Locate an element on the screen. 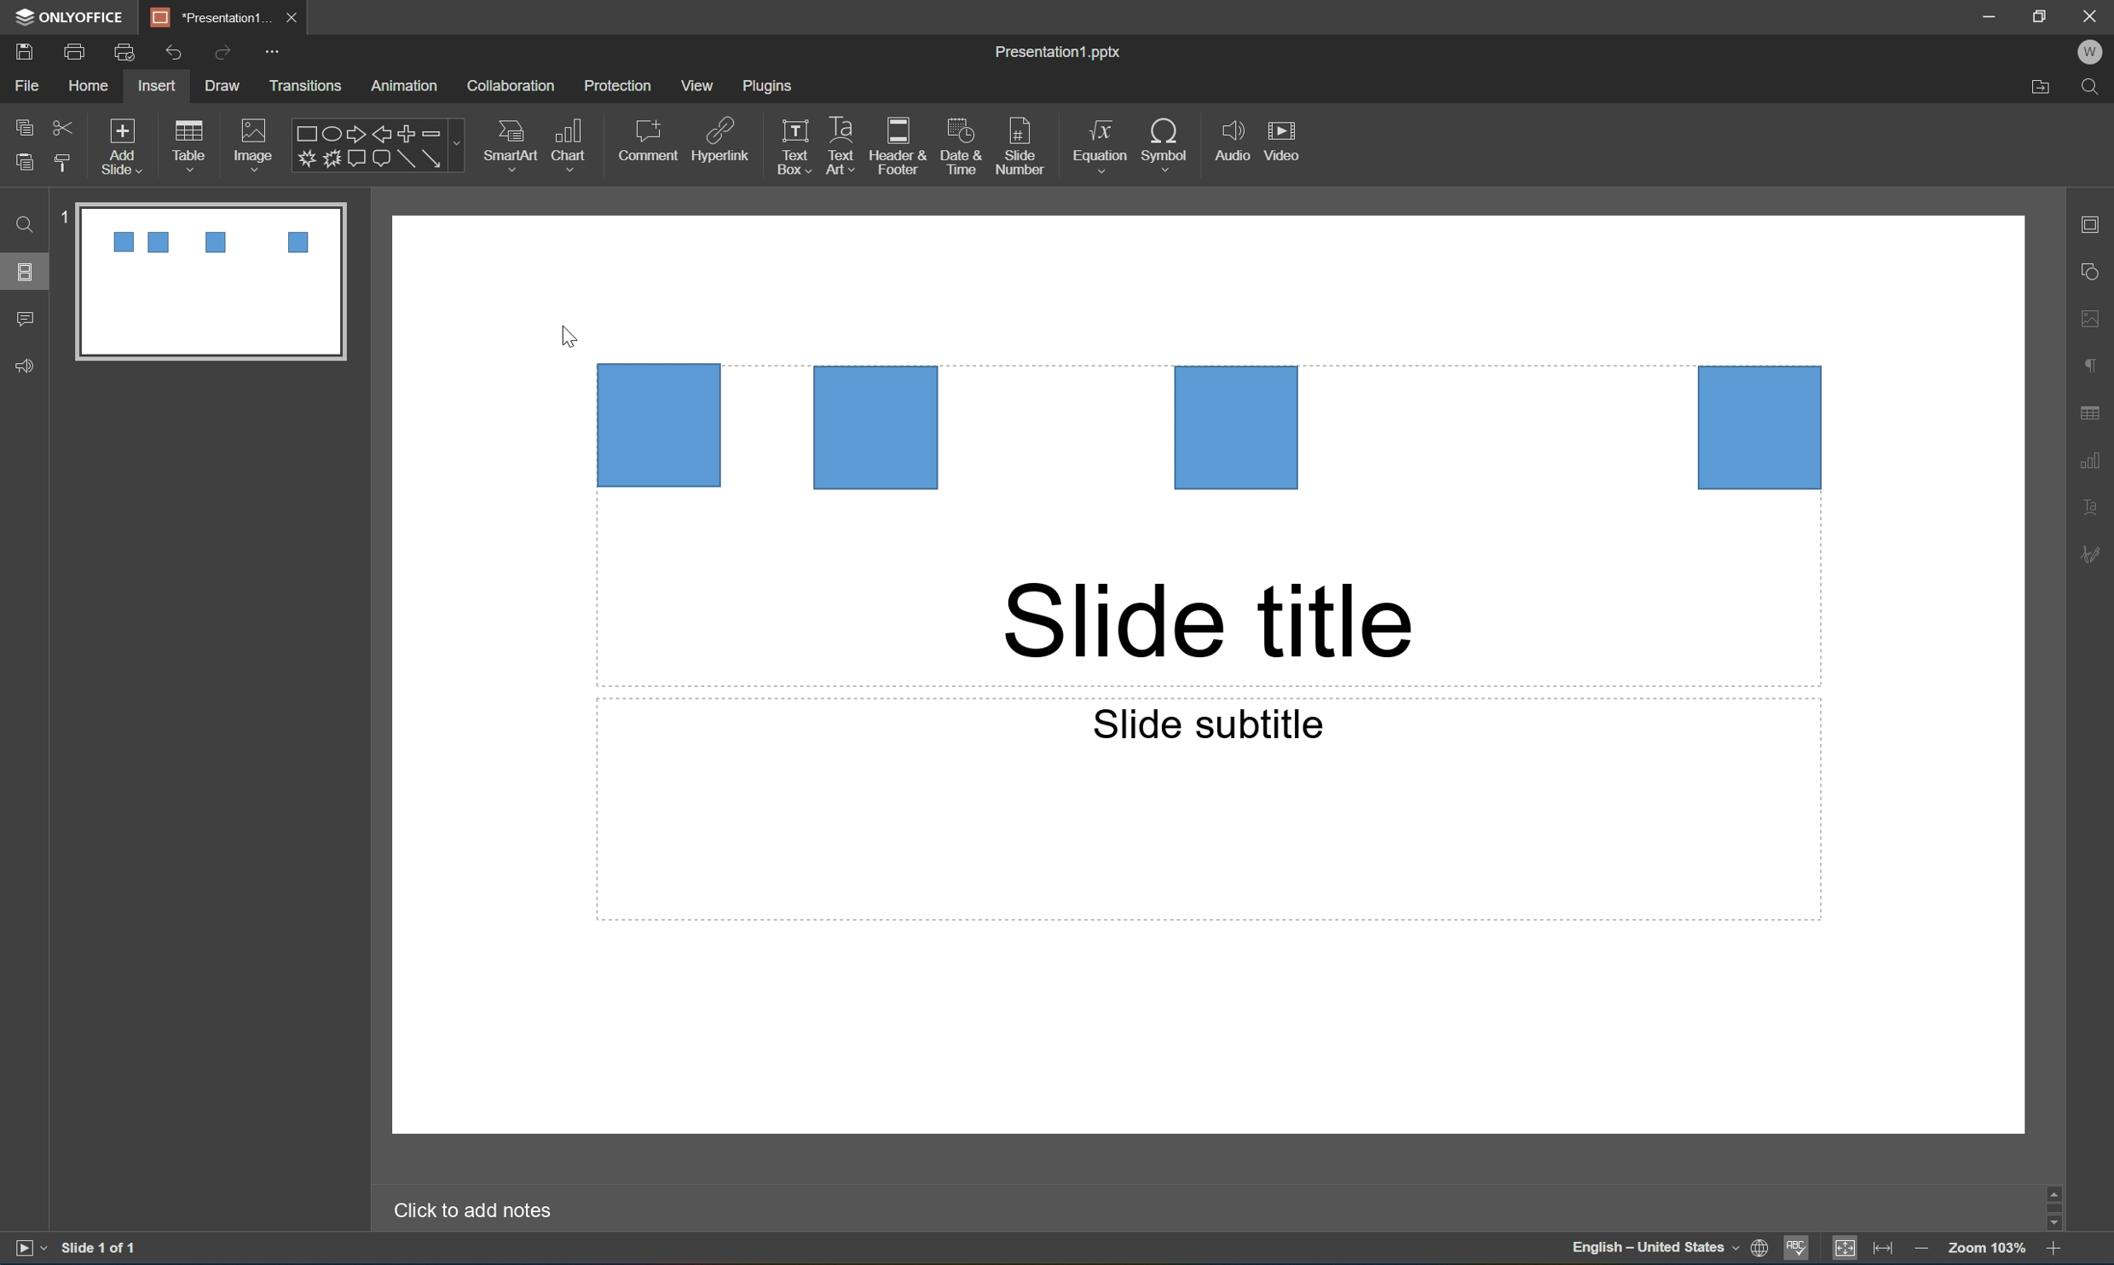 The height and width of the screenshot is (1265, 2114). protection is located at coordinates (620, 87).